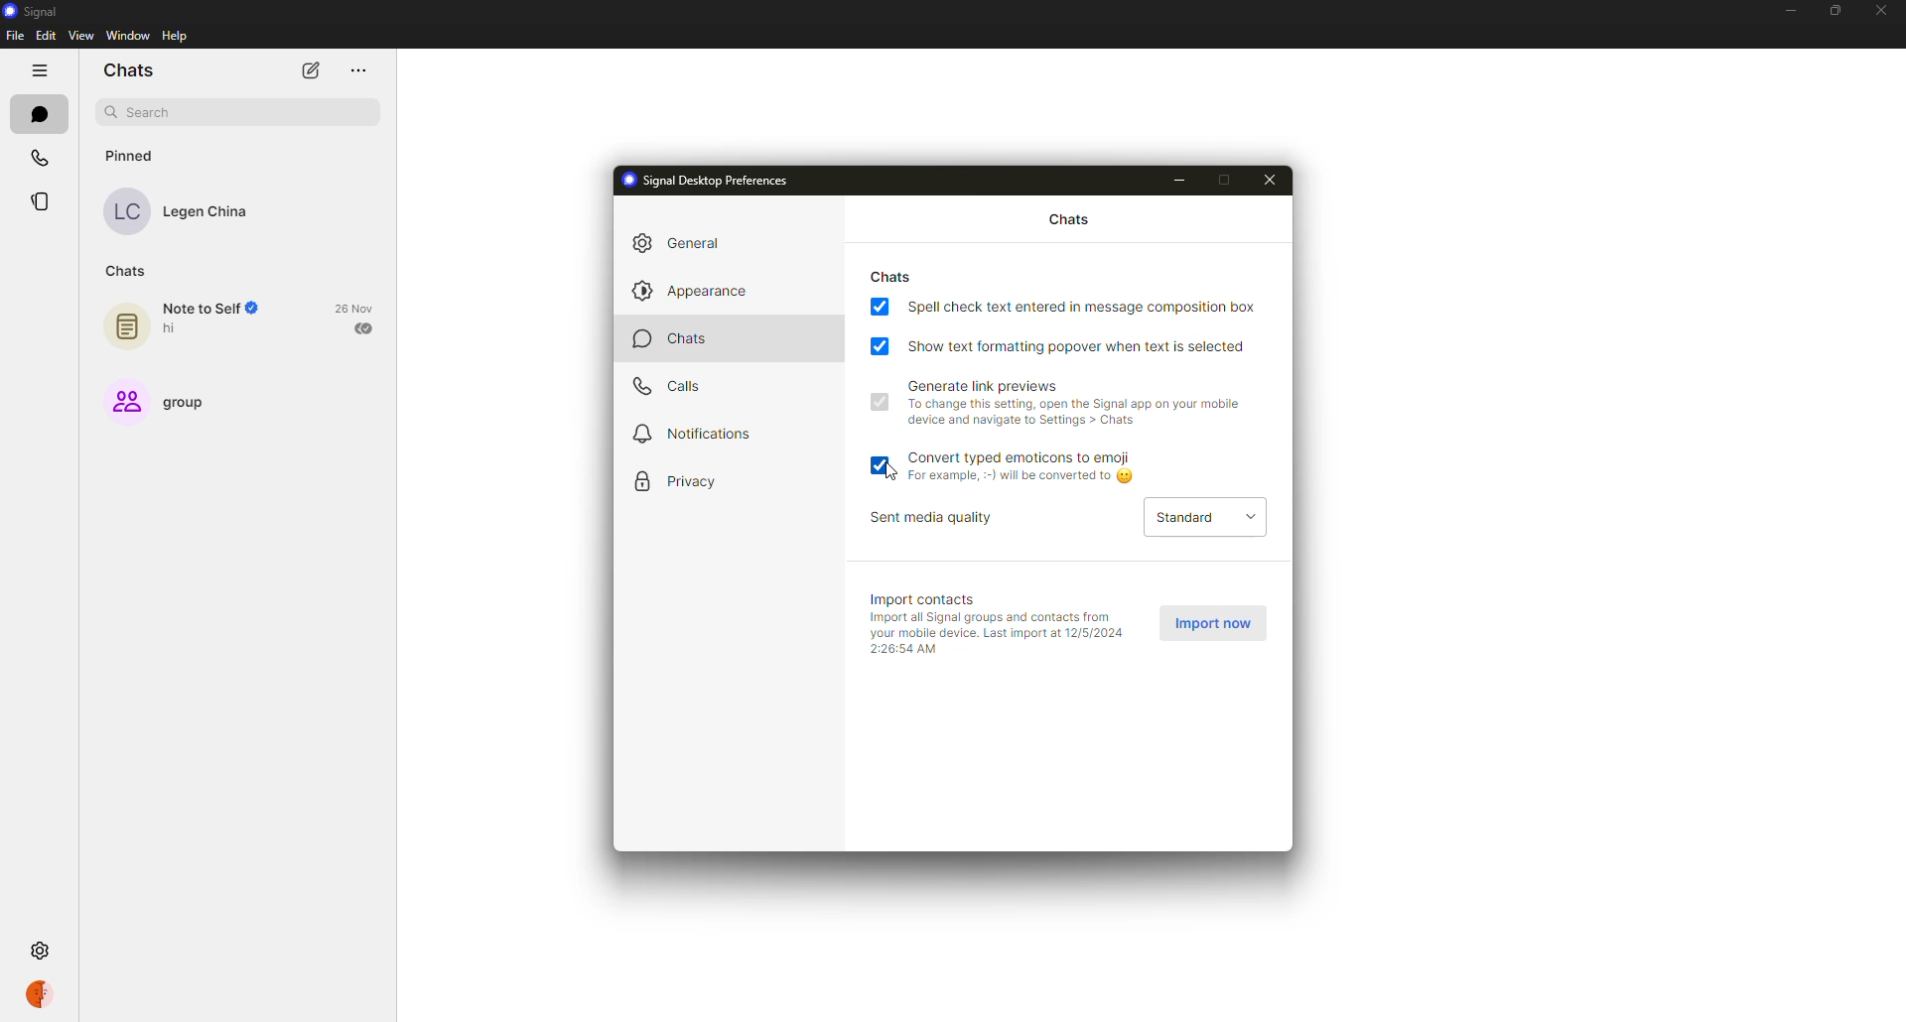 Image resolution: width=1906 pixels, height=1022 pixels. What do you see at coordinates (178, 36) in the screenshot?
I see `help` at bounding box center [178, 36].